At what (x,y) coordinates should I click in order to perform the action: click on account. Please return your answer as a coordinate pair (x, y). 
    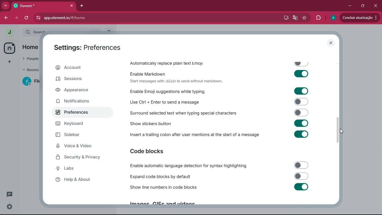
    Looking at the image, I should click on (84, 67).